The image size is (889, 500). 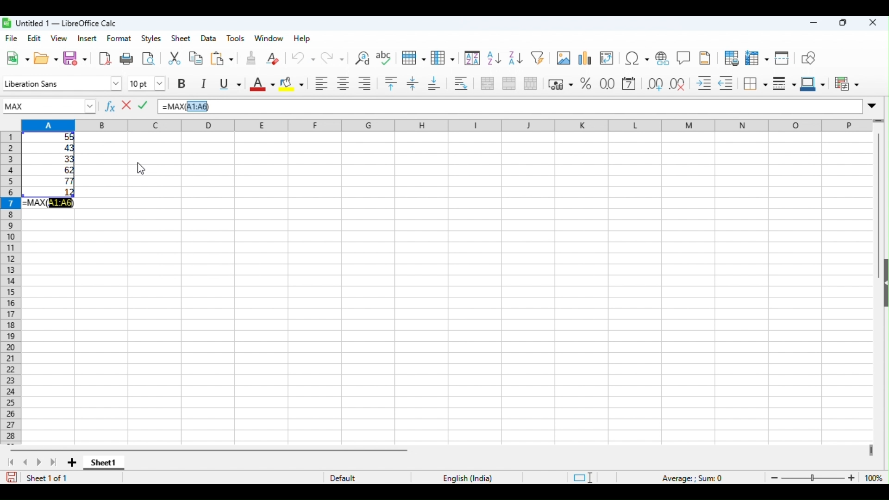 What do you see at coordinates (48, 478) in the screenshot?
I see `sheet 1 of 1` at bounding box center [48, 478].